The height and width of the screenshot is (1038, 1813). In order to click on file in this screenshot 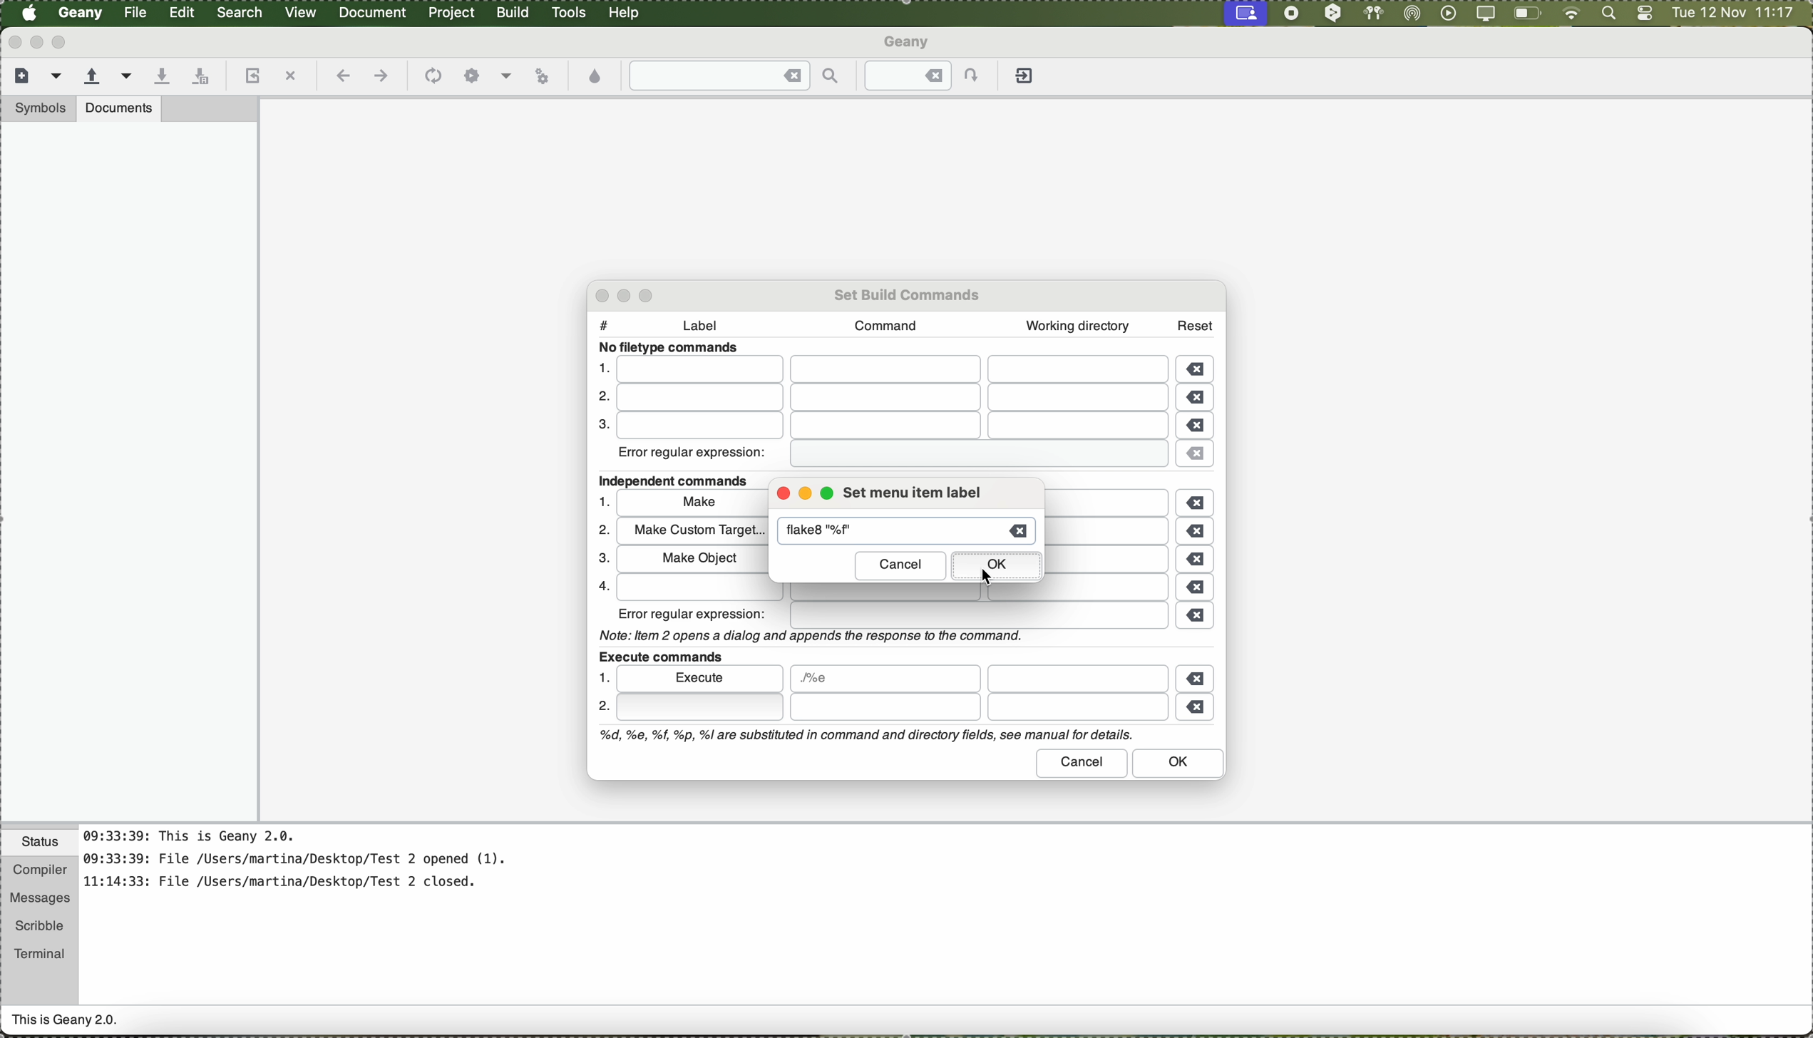, I will do `click(1110, 532)`.